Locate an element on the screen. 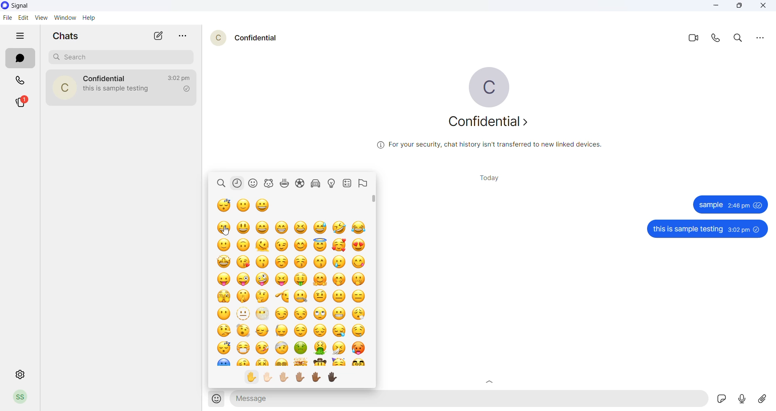 The height and width of the screenshot is (411, 776). security related text is located at coordinates (489, 145).